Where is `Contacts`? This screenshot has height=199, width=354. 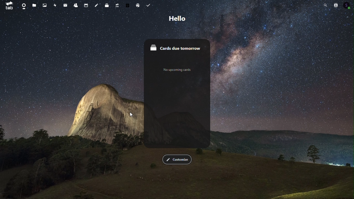 Contacts is located at coordinates (75, 5).